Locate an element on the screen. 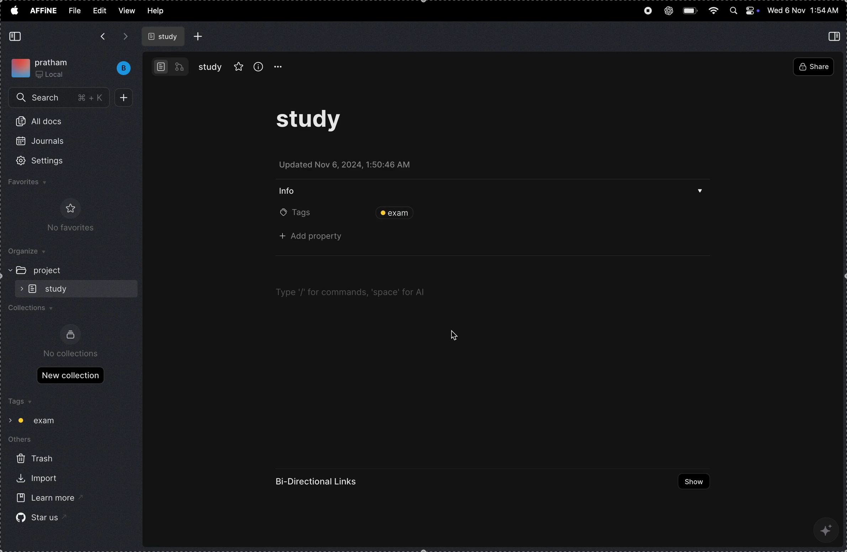 This screenshot has width=847, height=552. others is located at coordinates (26, 441).